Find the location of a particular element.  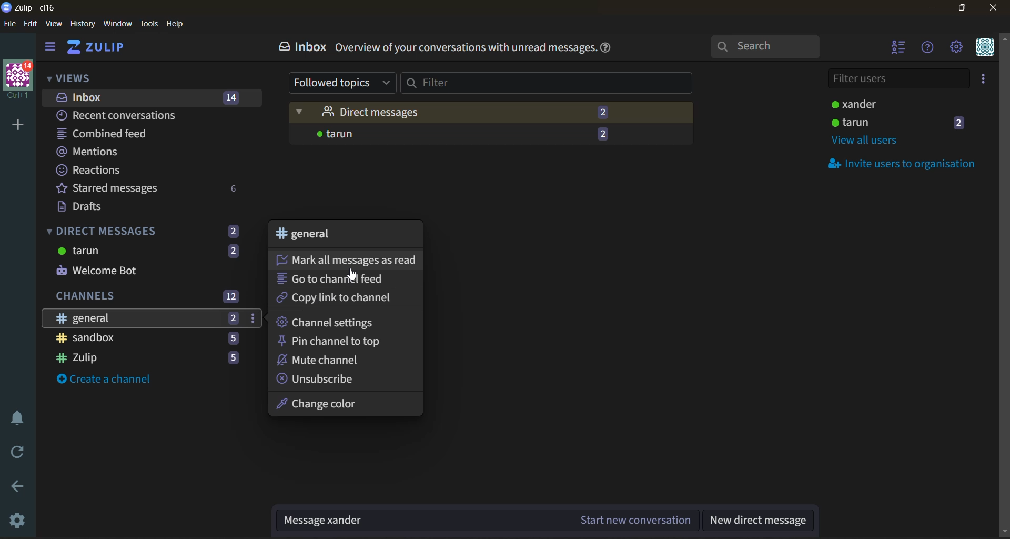

direct messages (2) is located at coordinates (492, 113).